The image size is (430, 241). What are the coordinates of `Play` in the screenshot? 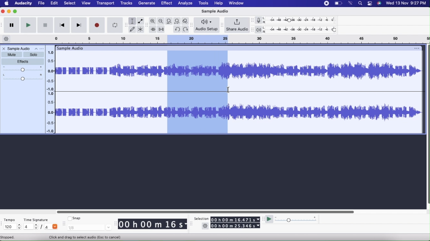 It's located at (28, 25).